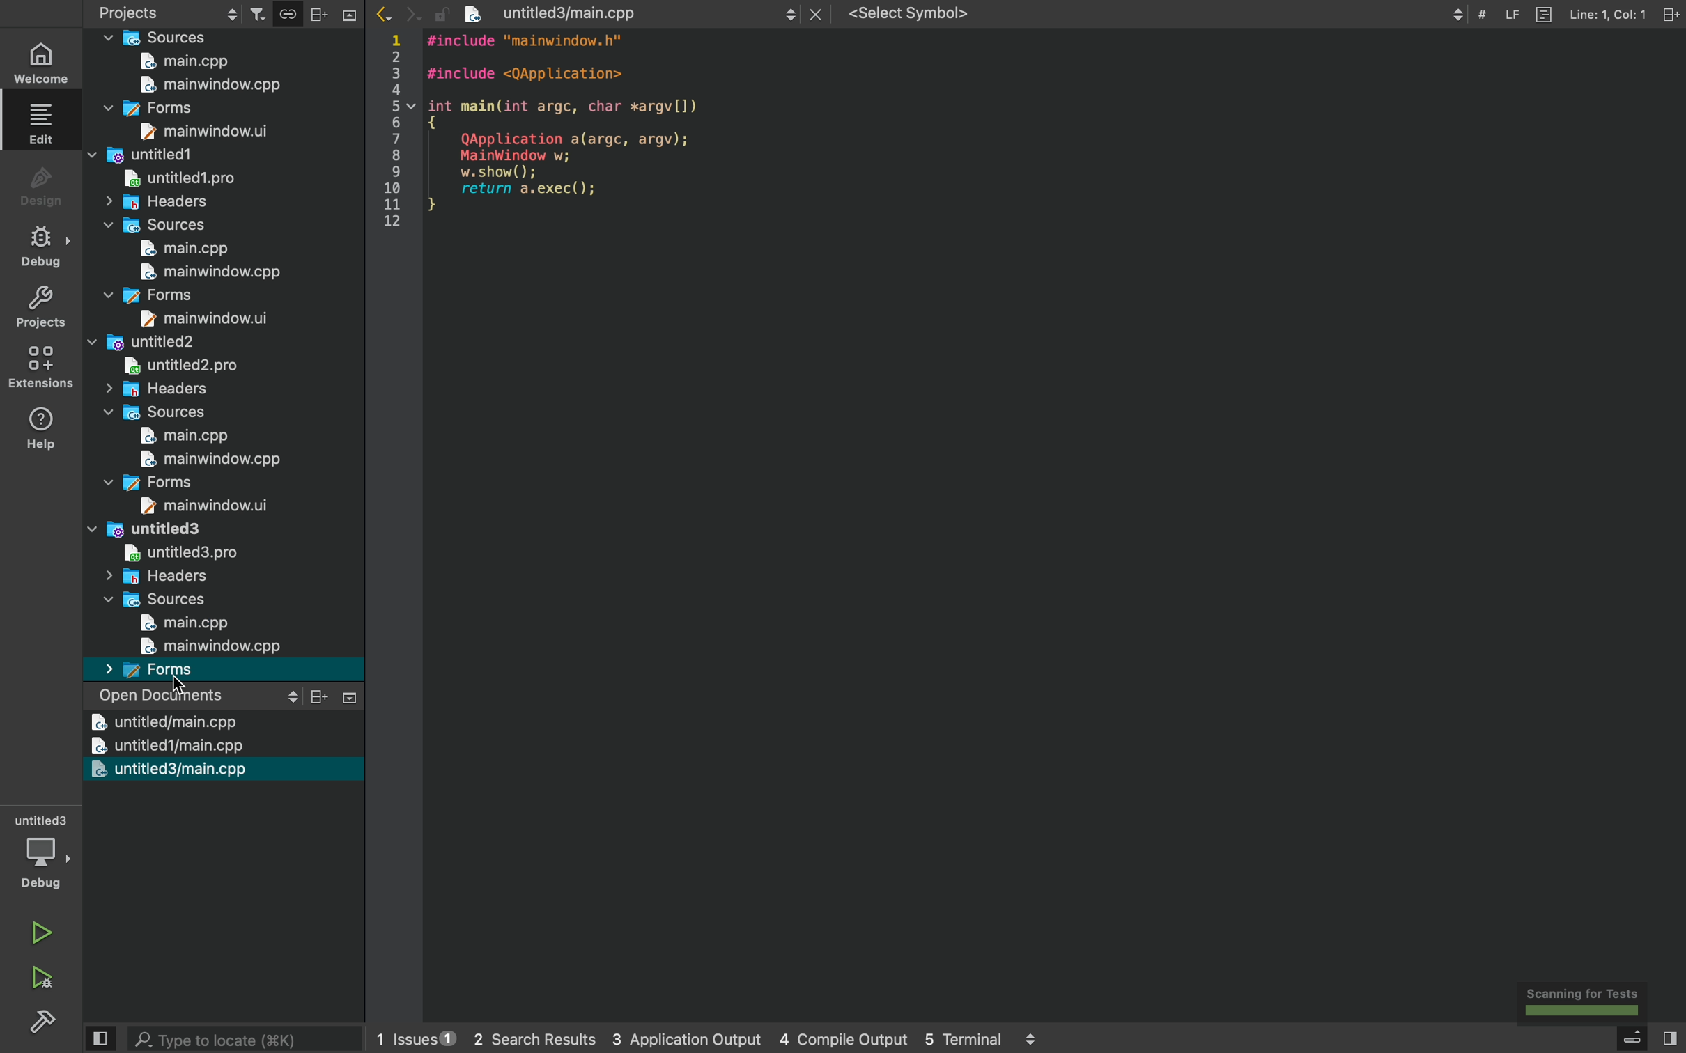  What do you see at coordinates (179, 553) in the screenshot?
I see `untitled` at bounding box center [179, 553].